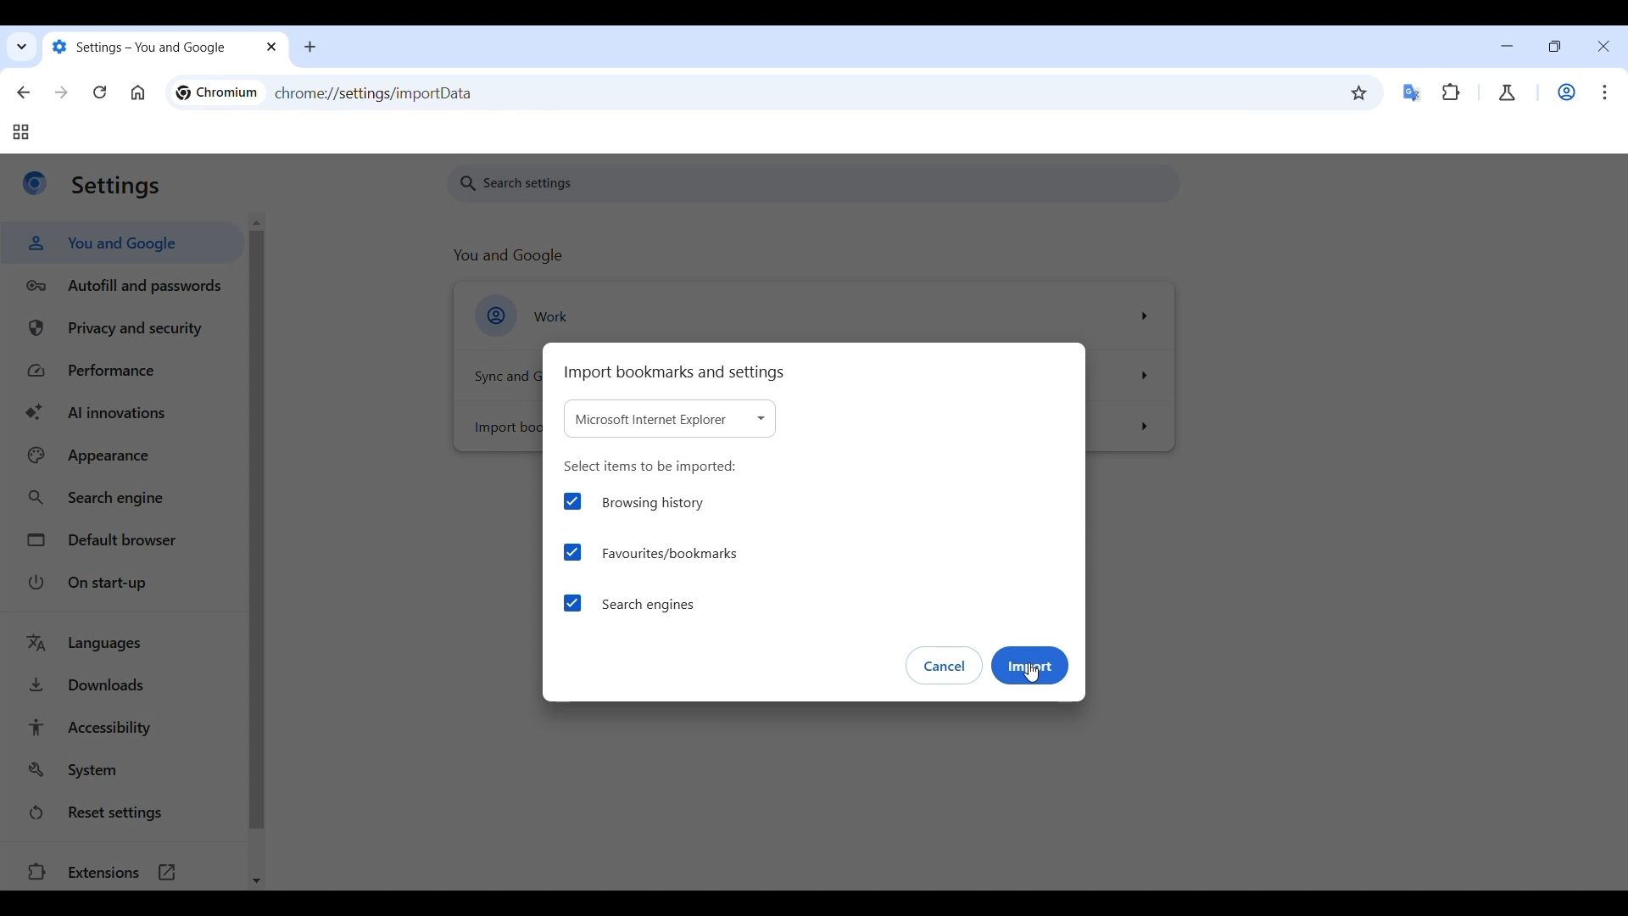 This screenshot has height=916, width=1628. Describe the element at coordinates (126, 455) in the screenshot. I see `Appearance` at that location.